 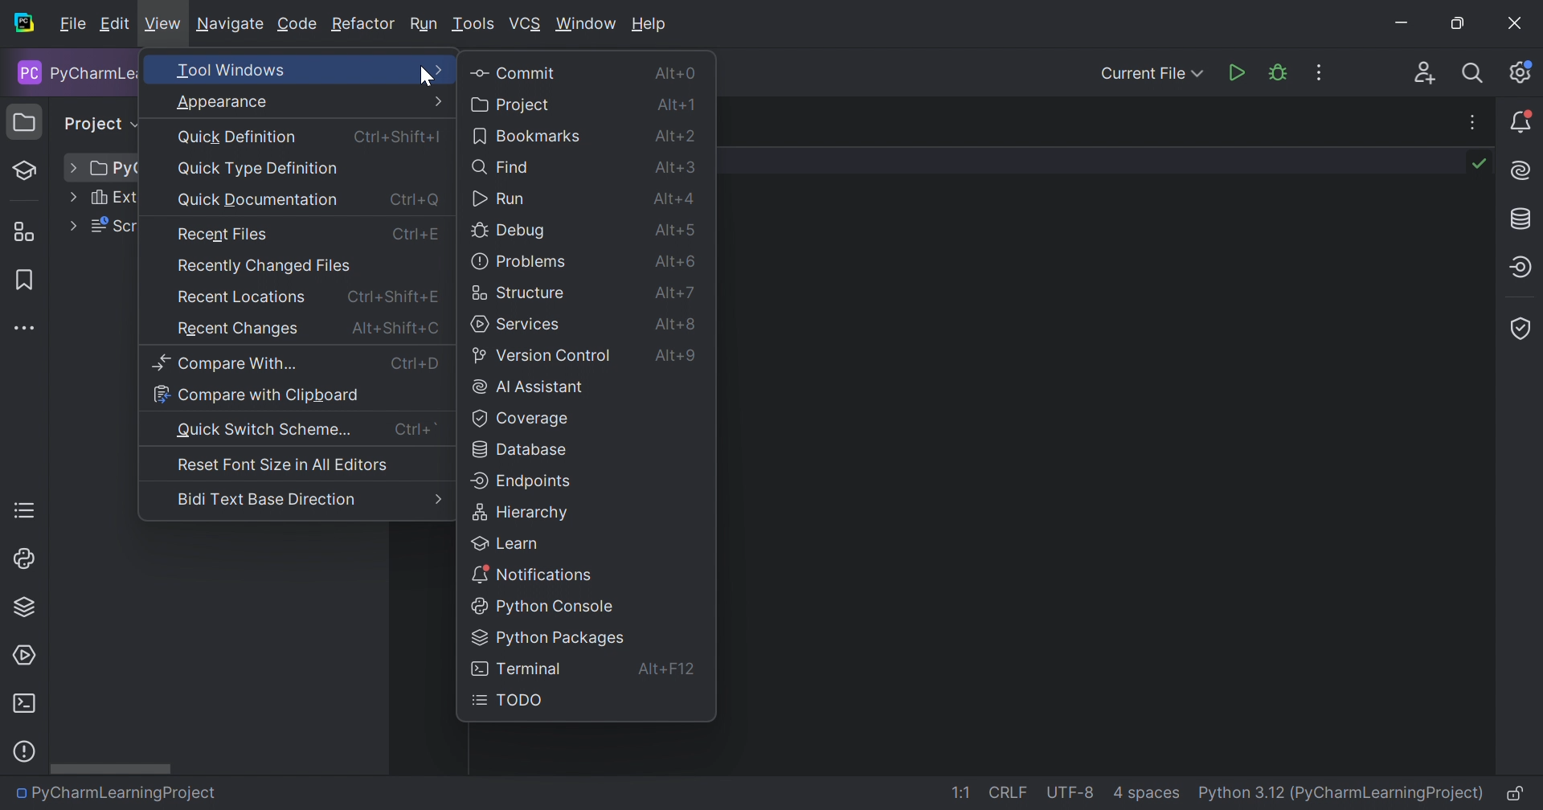 What do you see at coordinates (530, 571) in the screenshot?
I see `Notifications` at bounding box center [530, 571].